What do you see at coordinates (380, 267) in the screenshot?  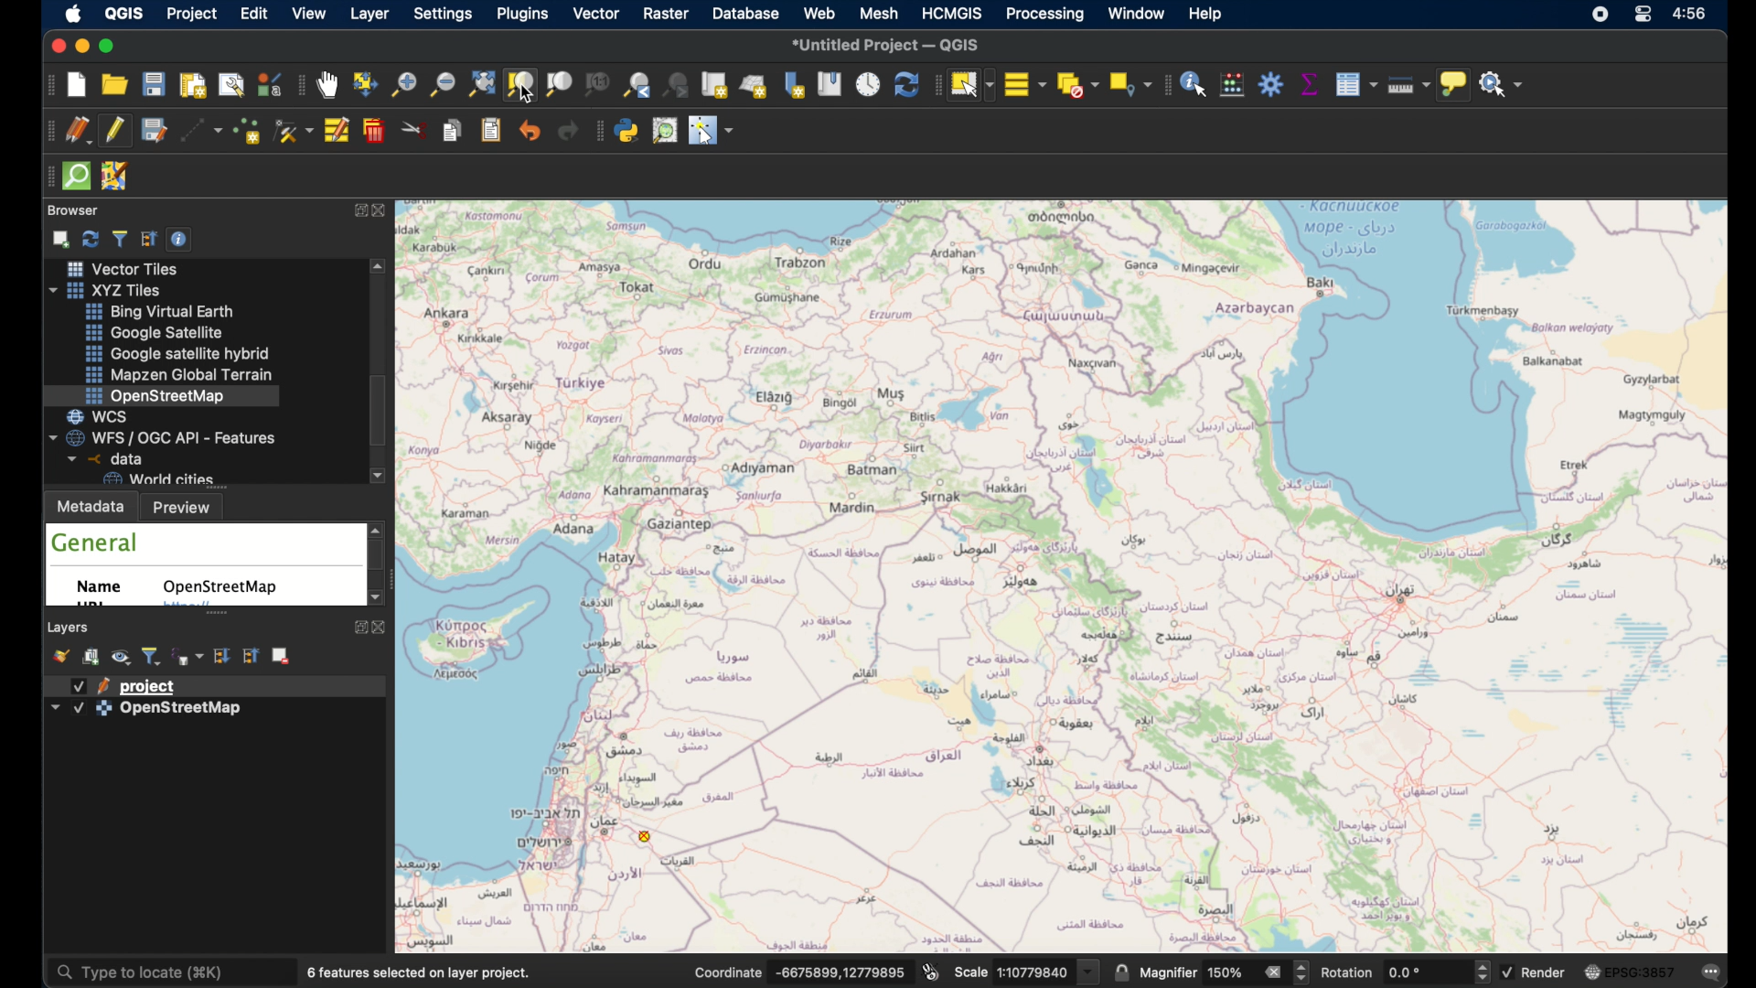 I see `scroll up arrow` at bounding box center [380, 267].